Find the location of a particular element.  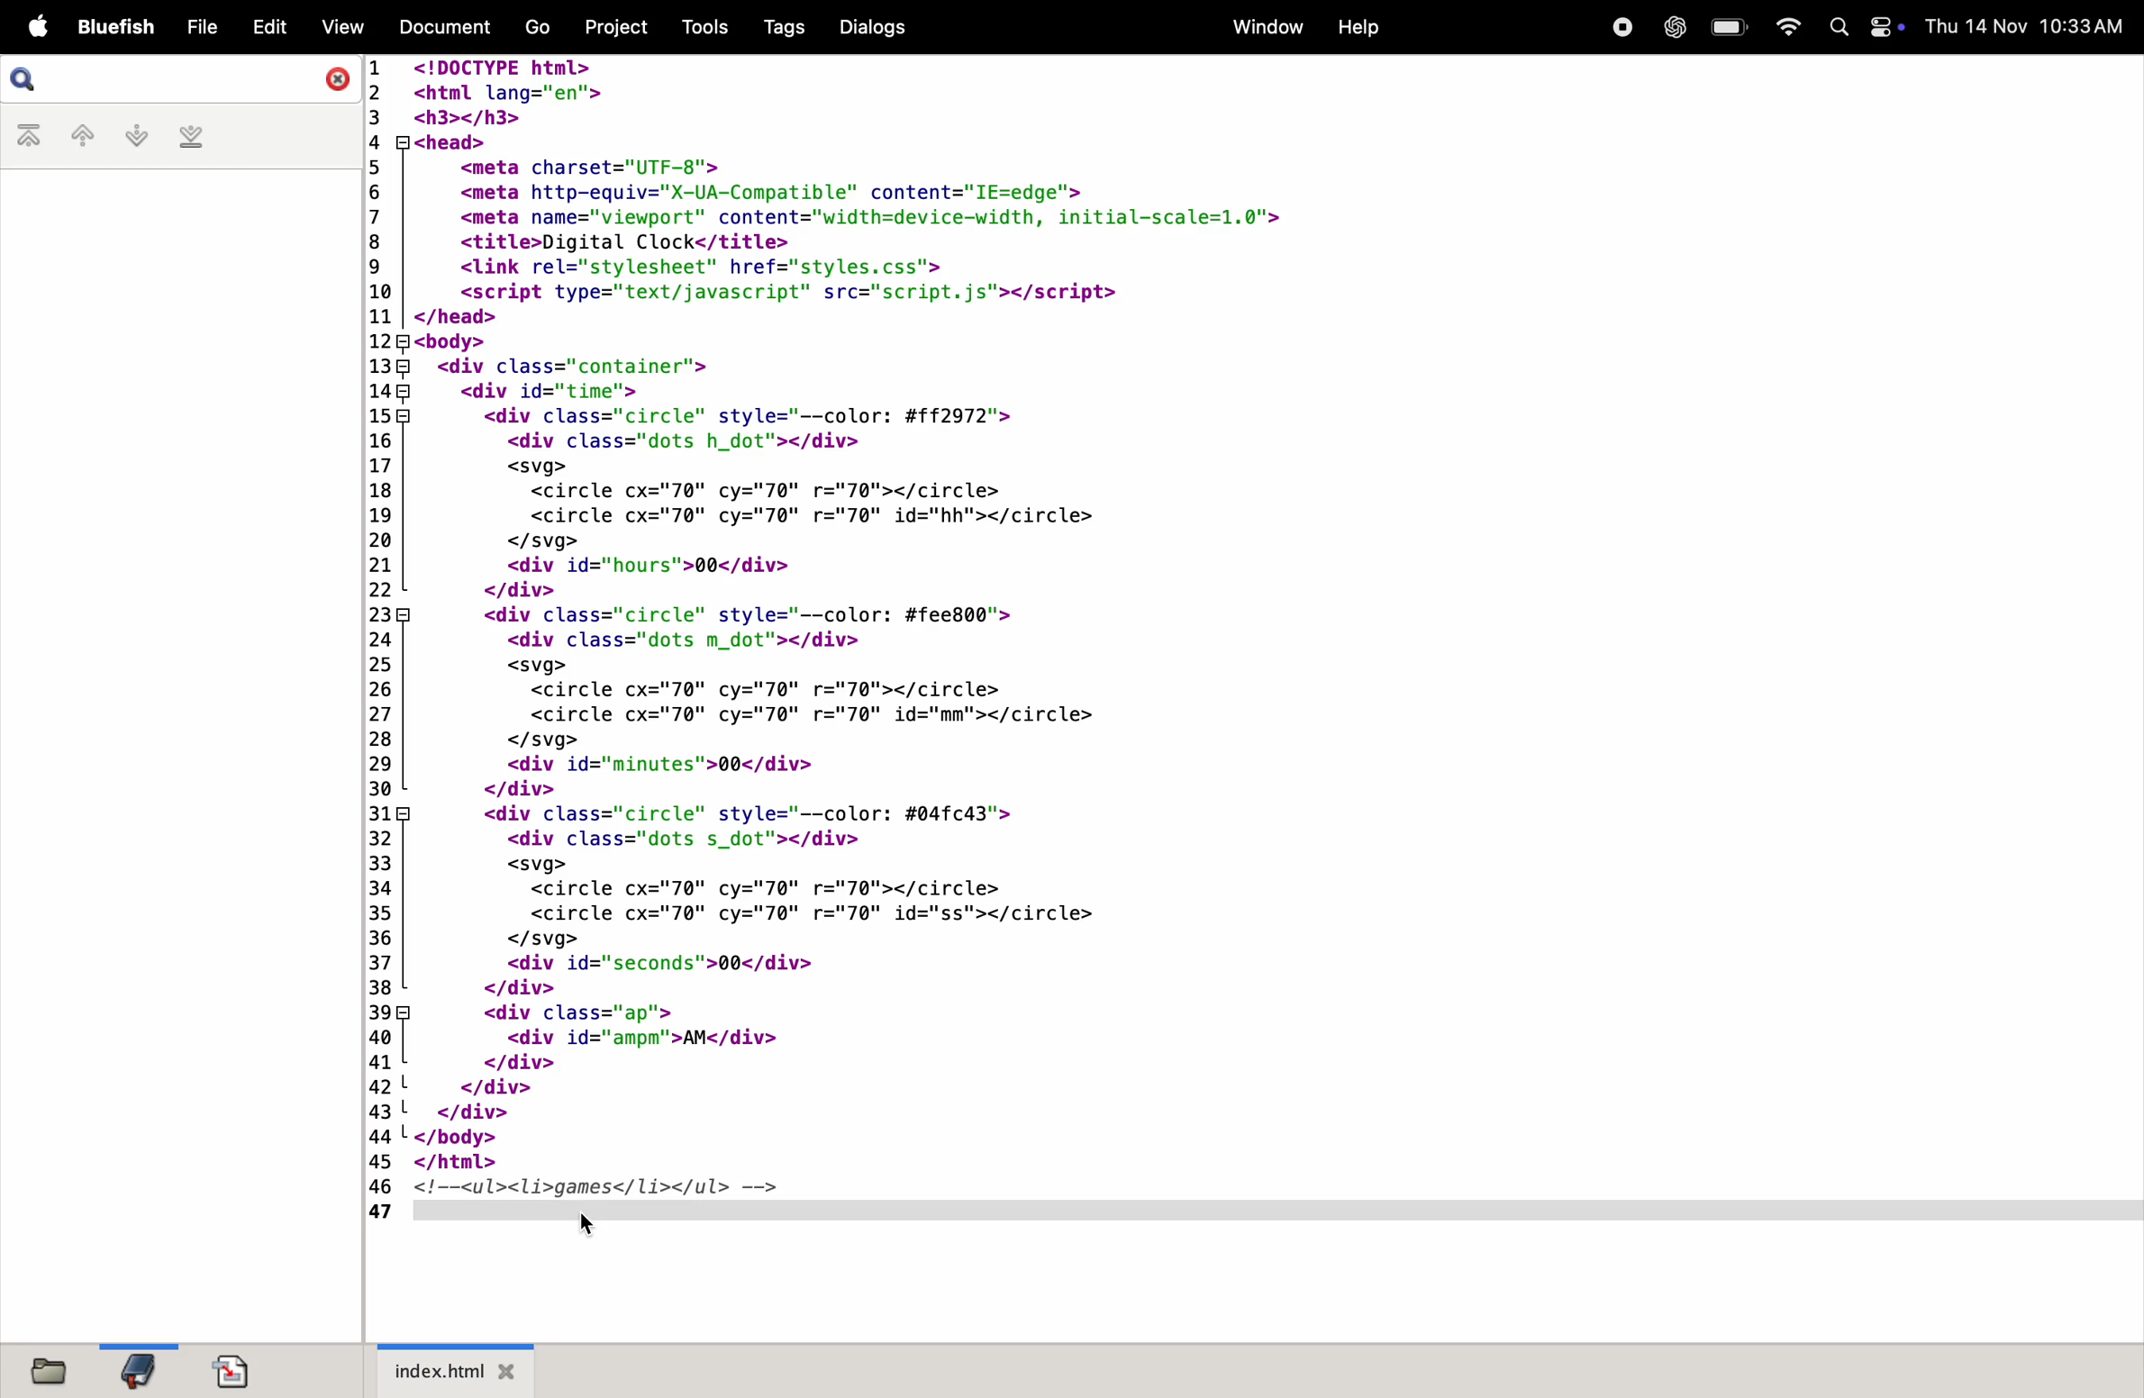

project is located at coordinates (614, 29).